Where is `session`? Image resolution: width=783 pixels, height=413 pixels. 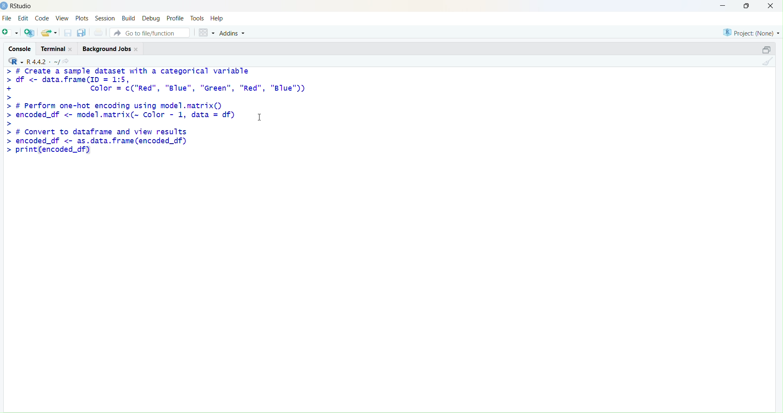 session is located at coordinates (105, 18).